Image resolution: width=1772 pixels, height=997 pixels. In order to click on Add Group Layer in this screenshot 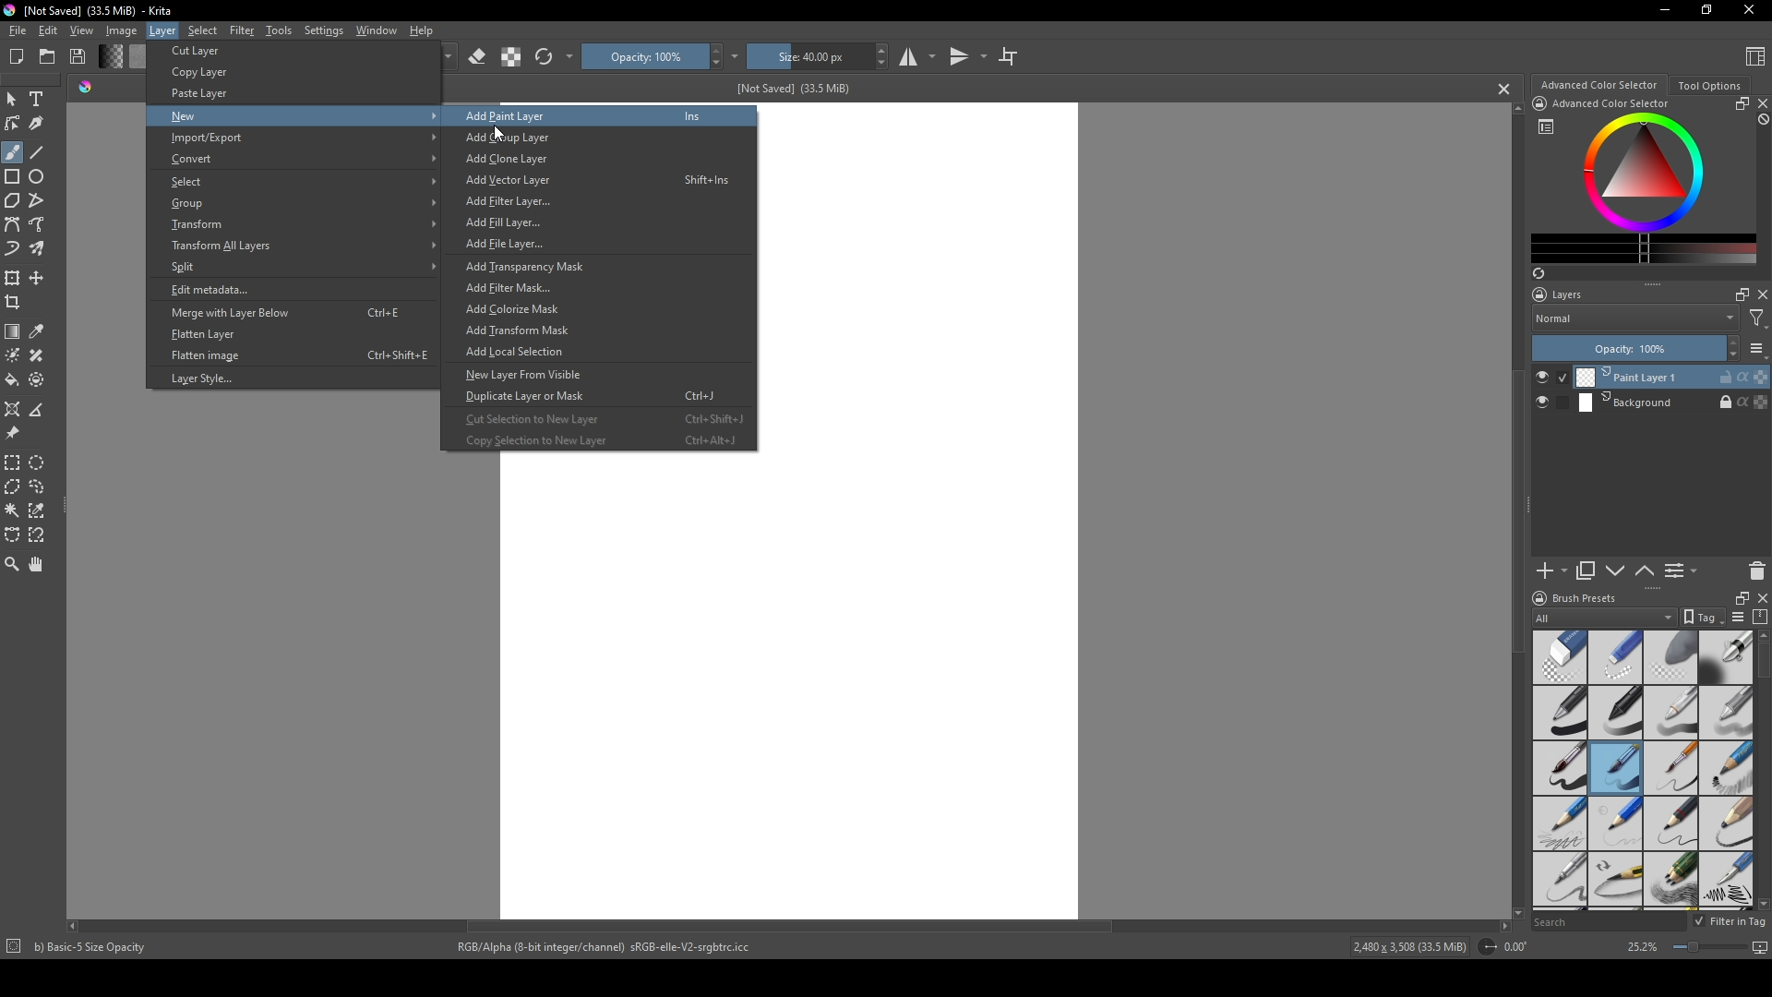, I will do `click(514, 138)`.